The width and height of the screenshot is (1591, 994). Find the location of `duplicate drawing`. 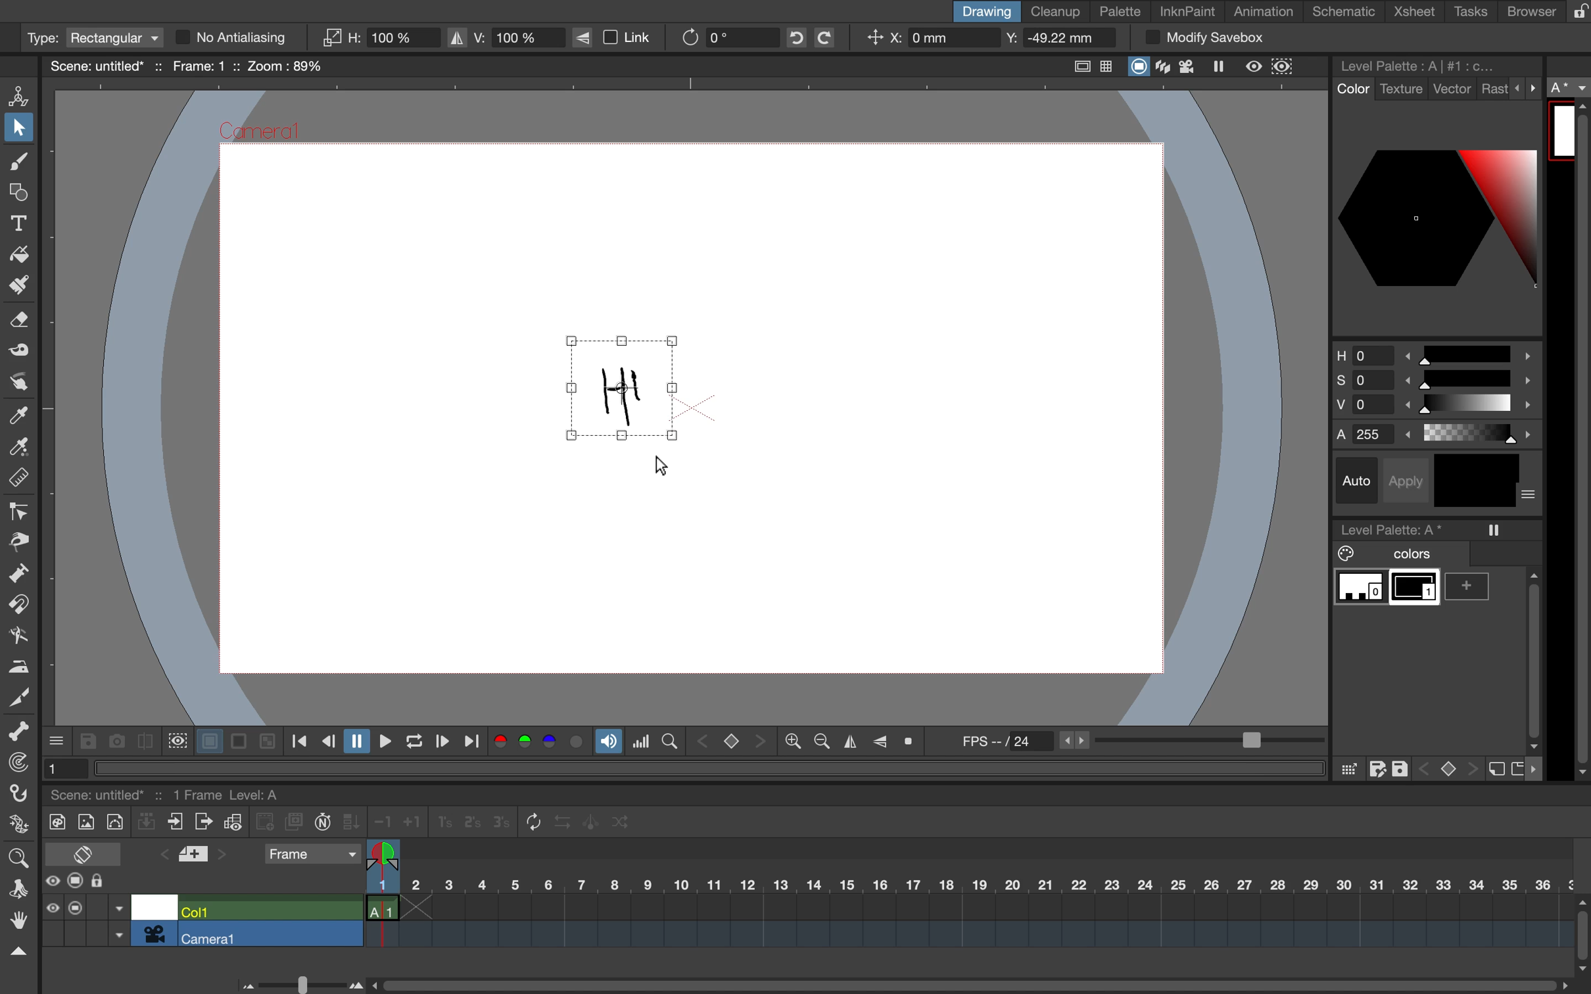

duplicate drawing is located at coordinates (295, 822).